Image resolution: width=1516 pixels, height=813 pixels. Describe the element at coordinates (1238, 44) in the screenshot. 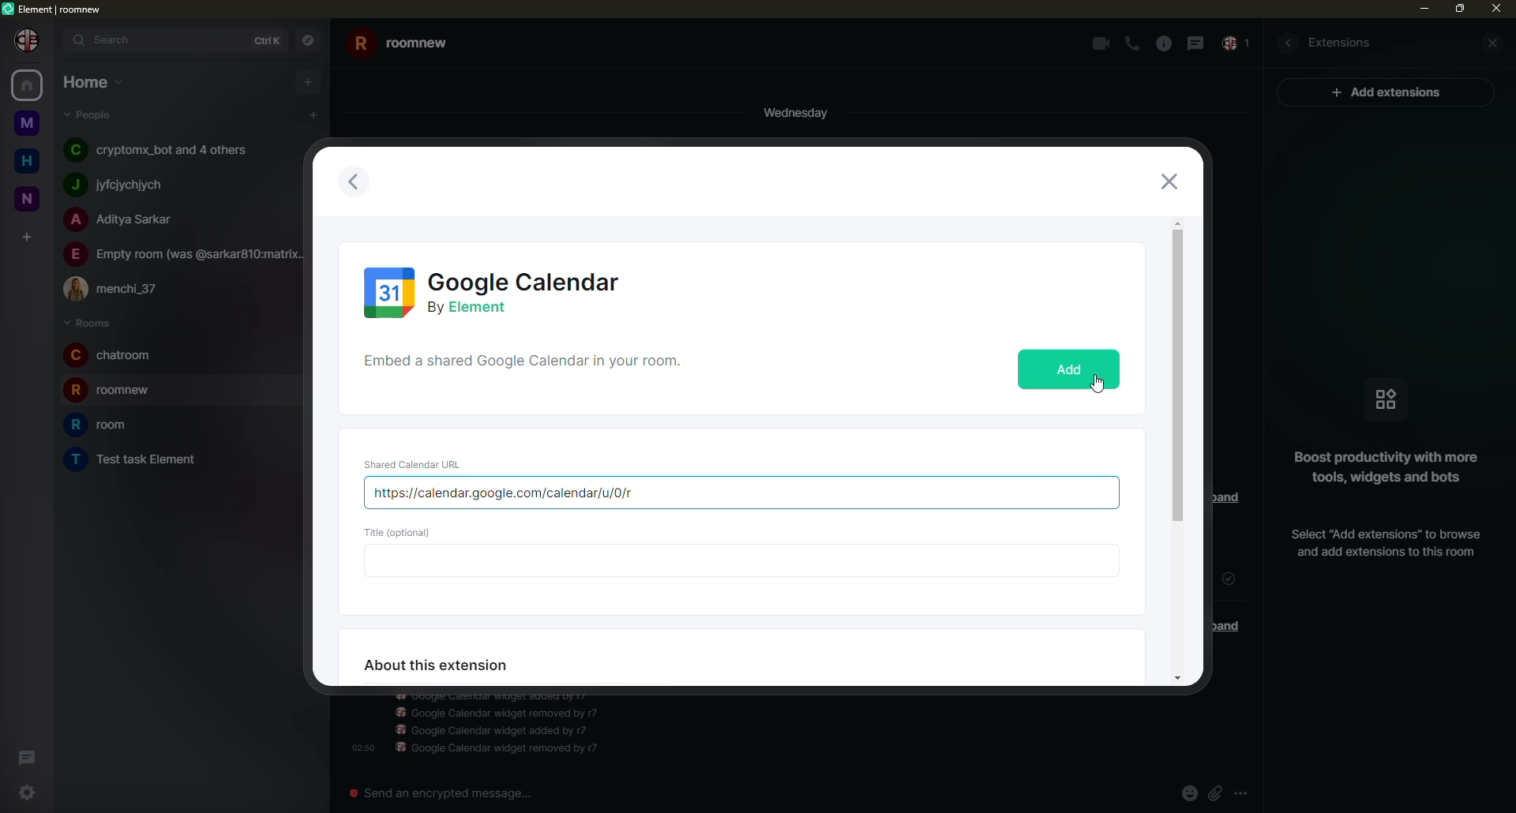

I see `inbox` at that location.